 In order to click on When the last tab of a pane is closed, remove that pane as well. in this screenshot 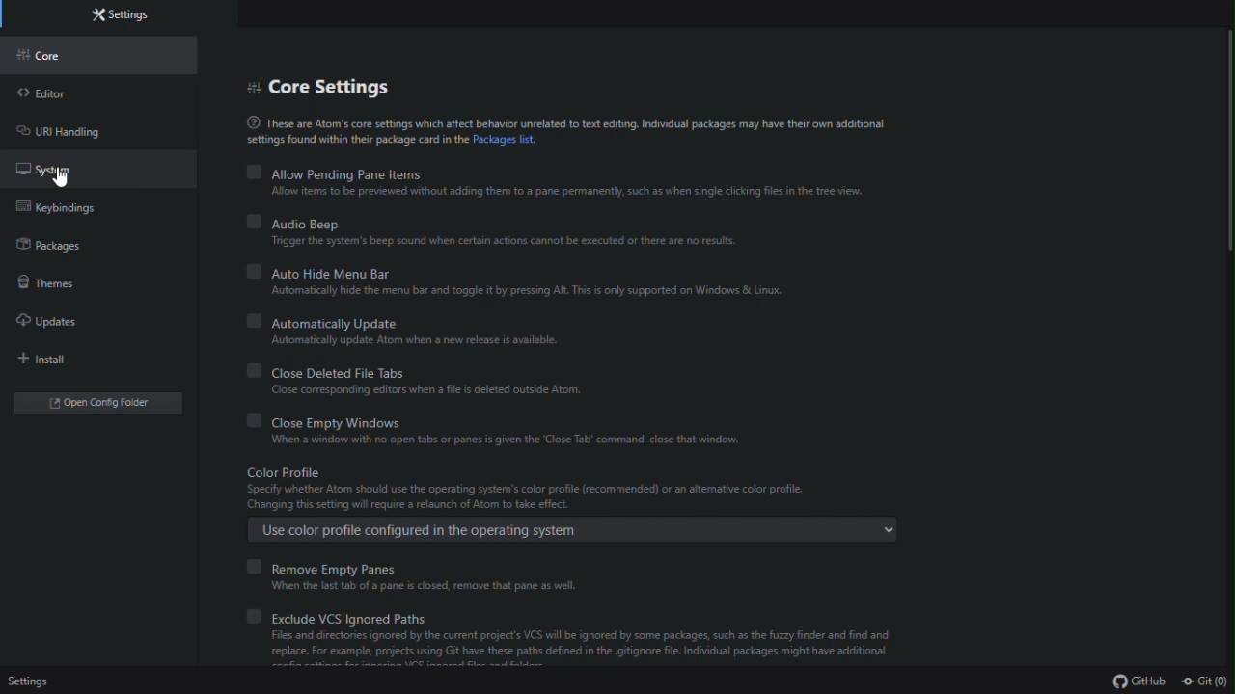, I will do `click(425, 588)`.